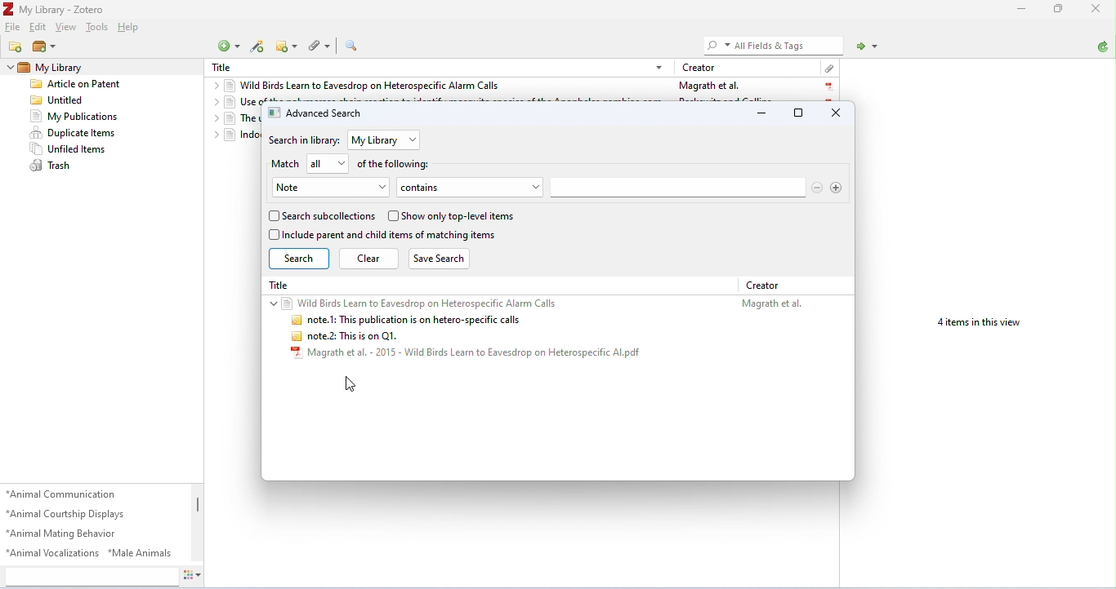 This screenshot has height=589, width=1116. Describe the element at coordinates (90, 575) in the screenshot. I see `search tags` at that location.